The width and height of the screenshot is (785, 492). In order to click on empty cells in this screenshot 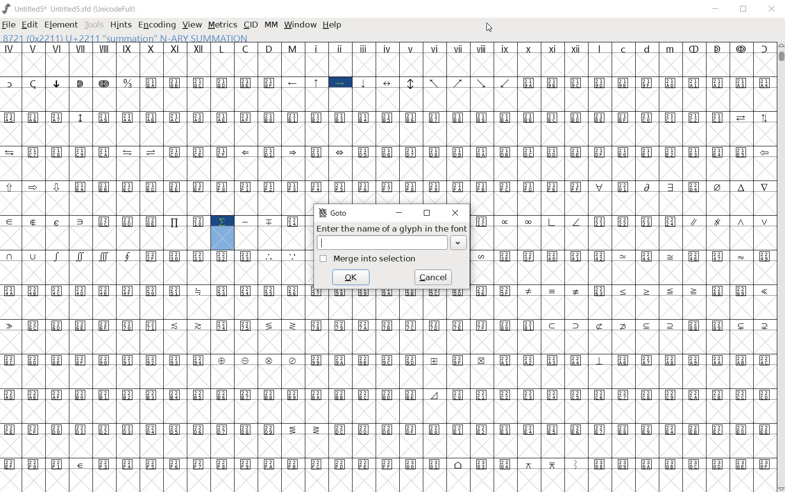, I will do `click(390, 169)`.